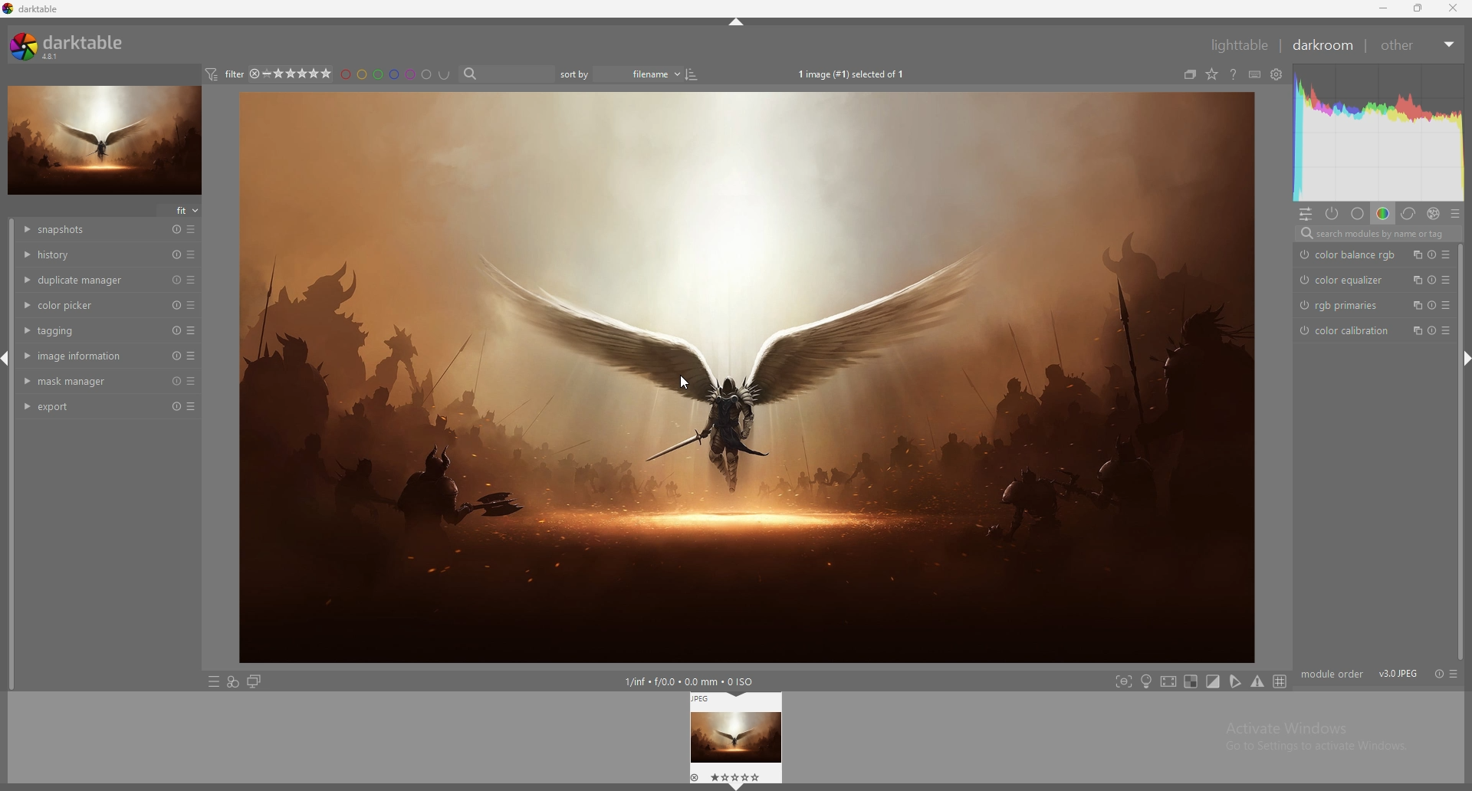  Describe the element at coordinates (1169, 682) in the screenshot. I see `toggle high quality processing` at that location.